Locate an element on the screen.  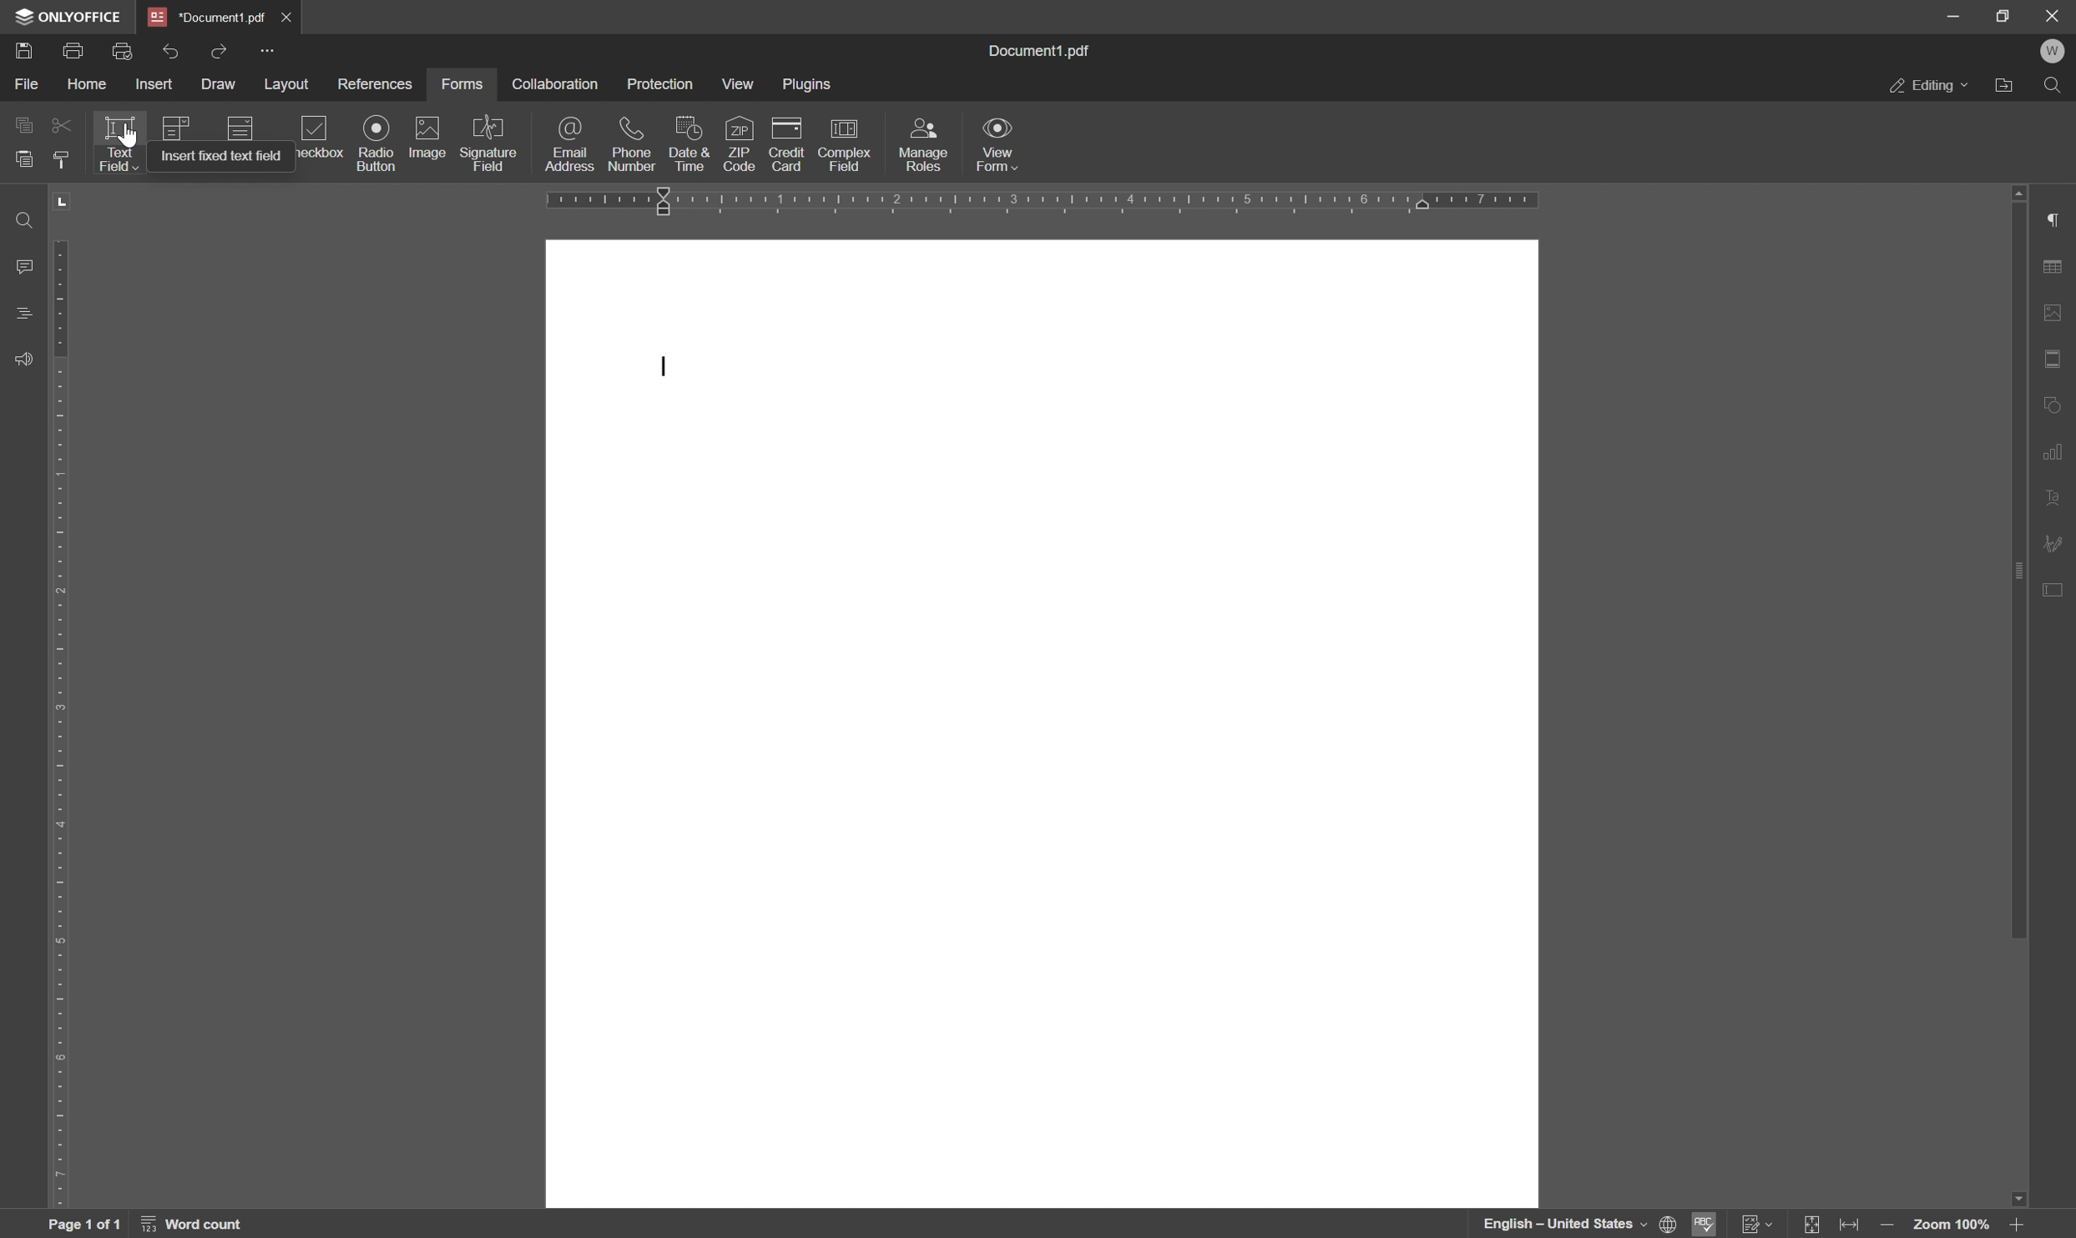
view is located at coordinates (740, 85).